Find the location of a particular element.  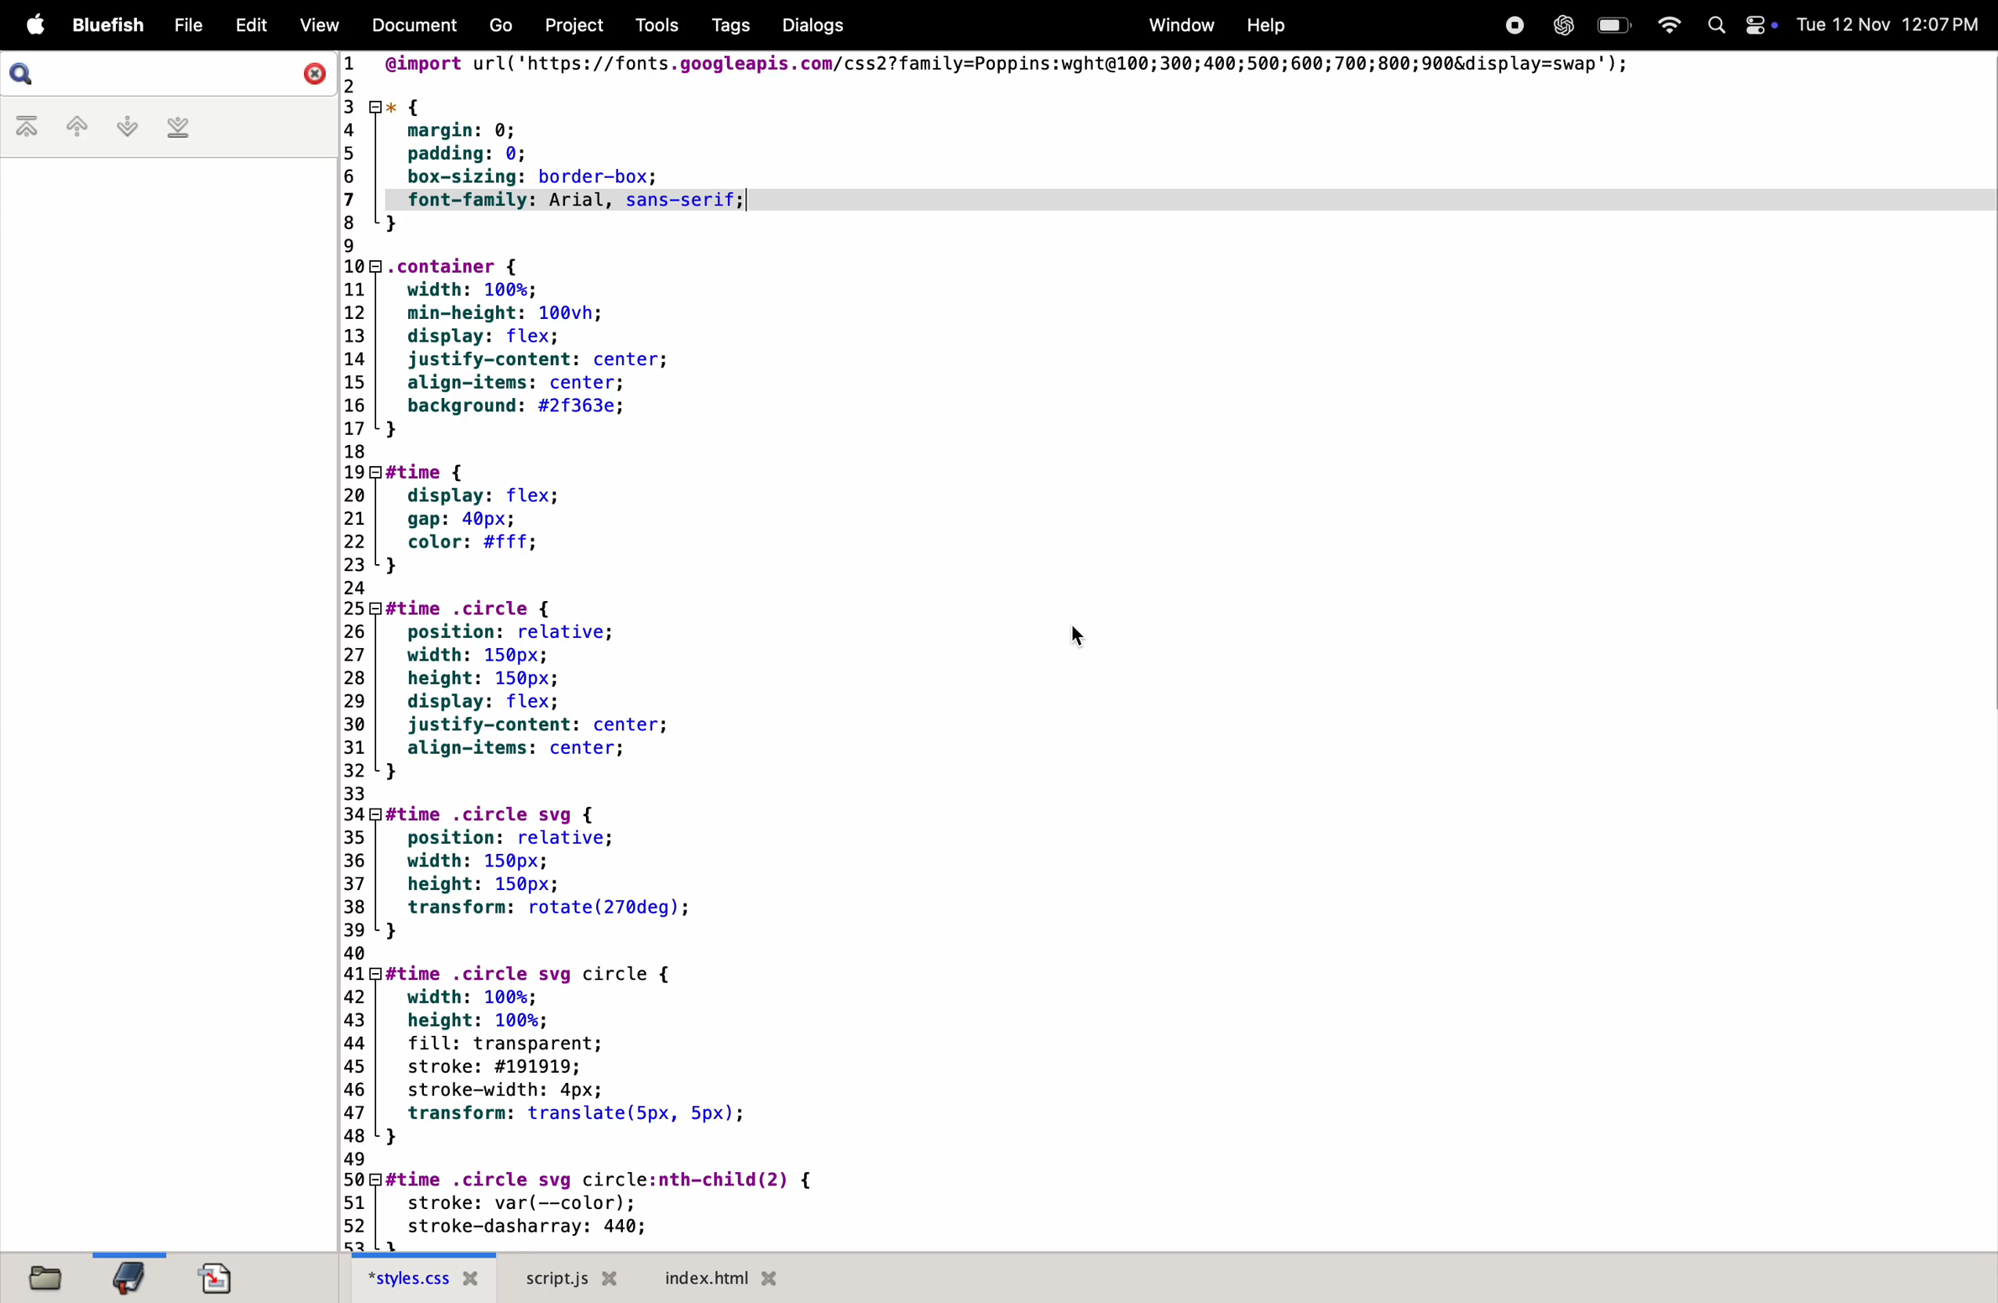

chatgpt is located at coordinates (1559, 25).